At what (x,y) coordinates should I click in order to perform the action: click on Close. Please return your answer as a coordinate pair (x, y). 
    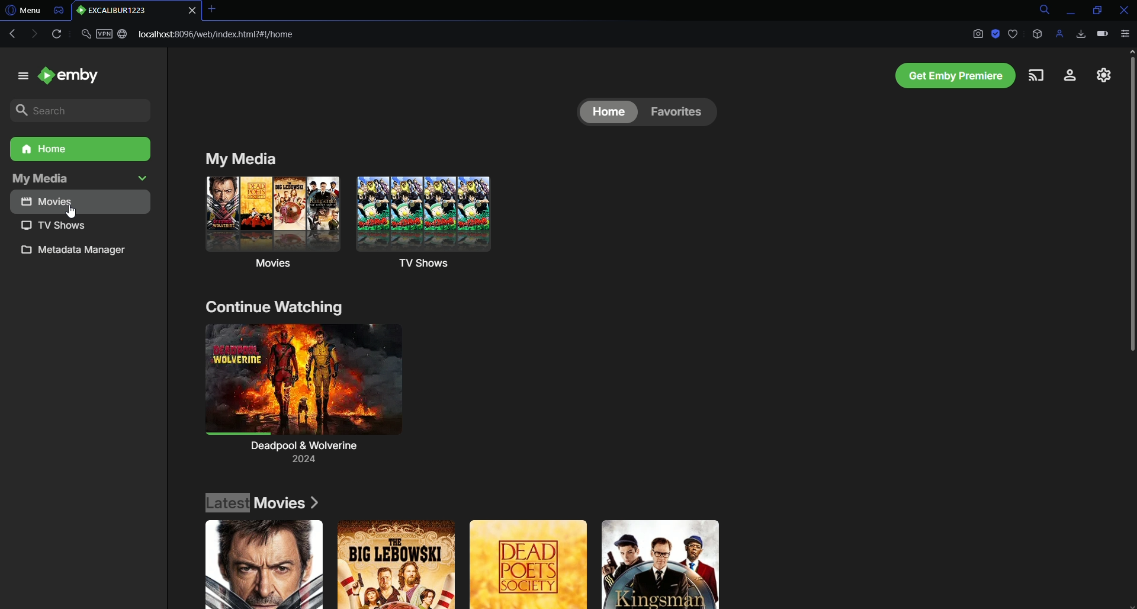
    Looking at the image, I should click on (1121, 10).